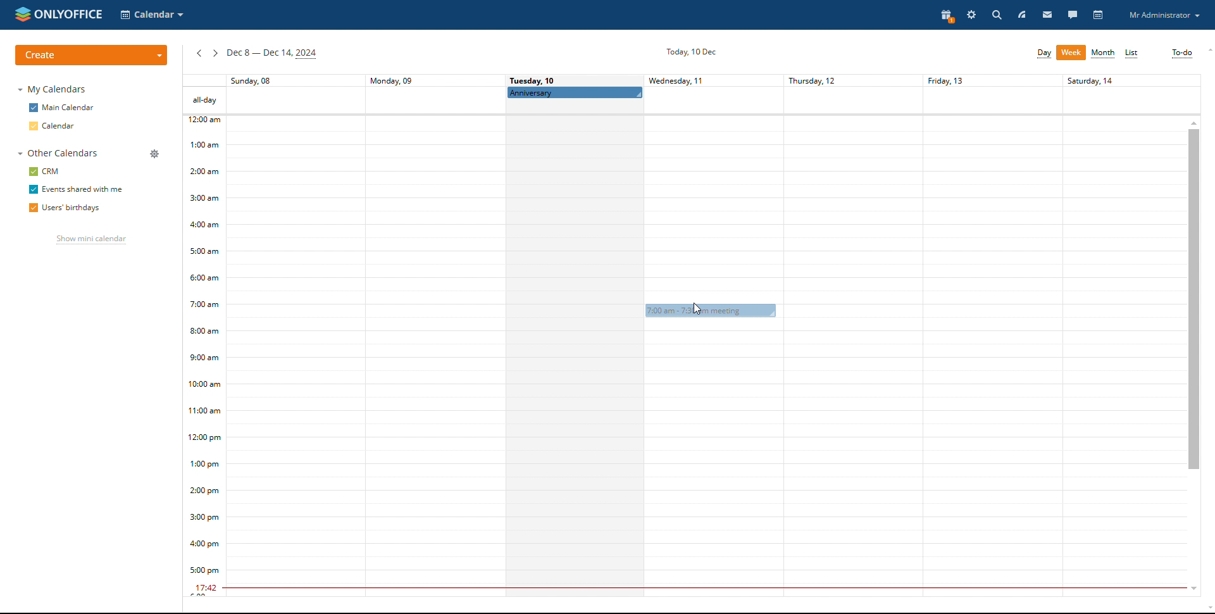 The image size is (1215, 614). I want to click on to-do, so click(1182, 53).